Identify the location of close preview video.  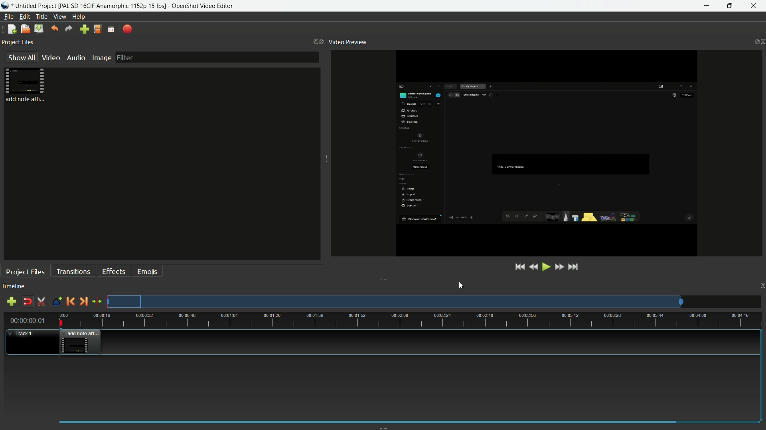
(761, 42).